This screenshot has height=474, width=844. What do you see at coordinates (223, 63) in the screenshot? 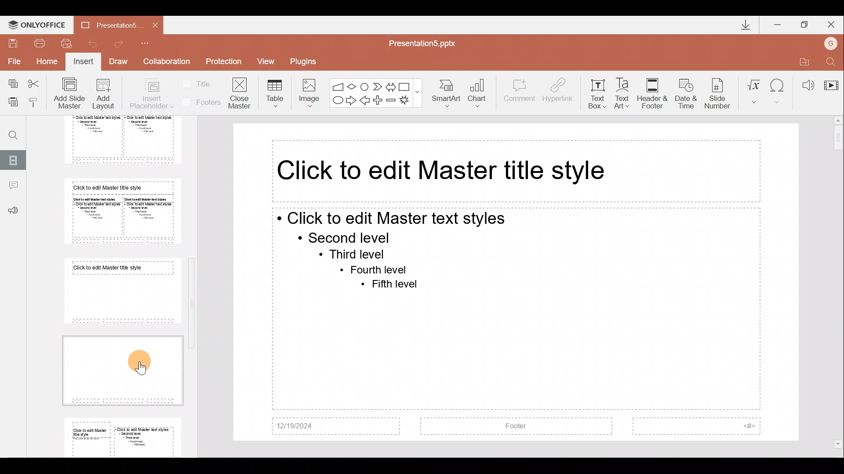
I see `Protection` at bounding box center [223, 63].